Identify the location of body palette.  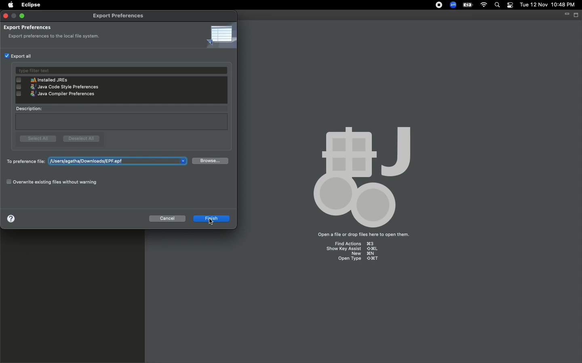
(360, 175).